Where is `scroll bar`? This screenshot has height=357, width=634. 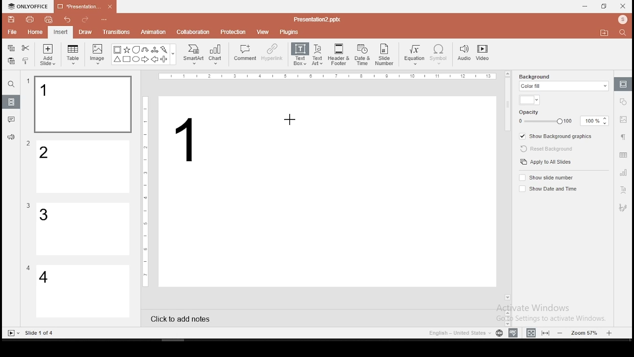
scroll bar is located at coordinates (508, 185).